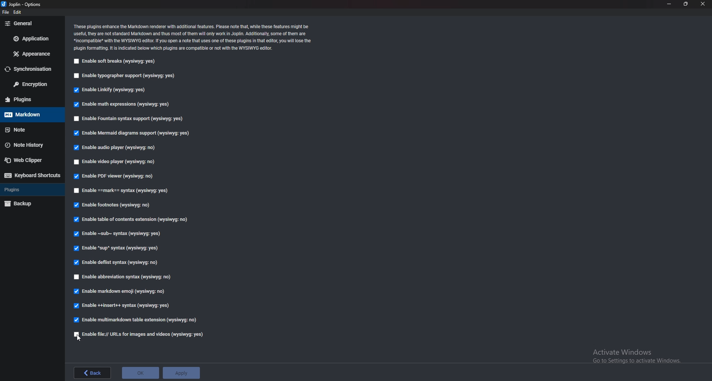 This screenshot has height=381, width=712. I want to click on cursor, so click(79, 338).